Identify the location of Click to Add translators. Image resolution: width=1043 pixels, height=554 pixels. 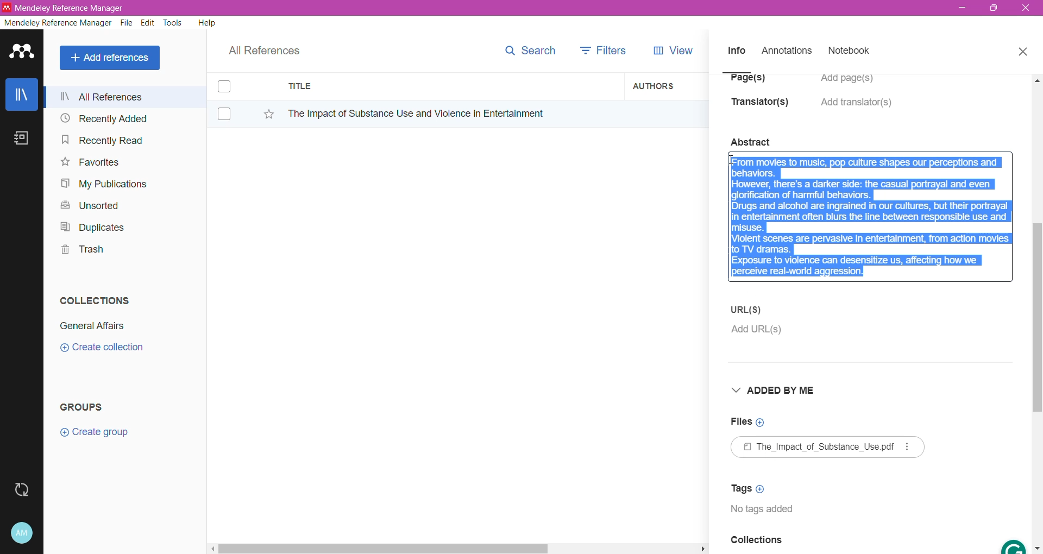
(858, 109).